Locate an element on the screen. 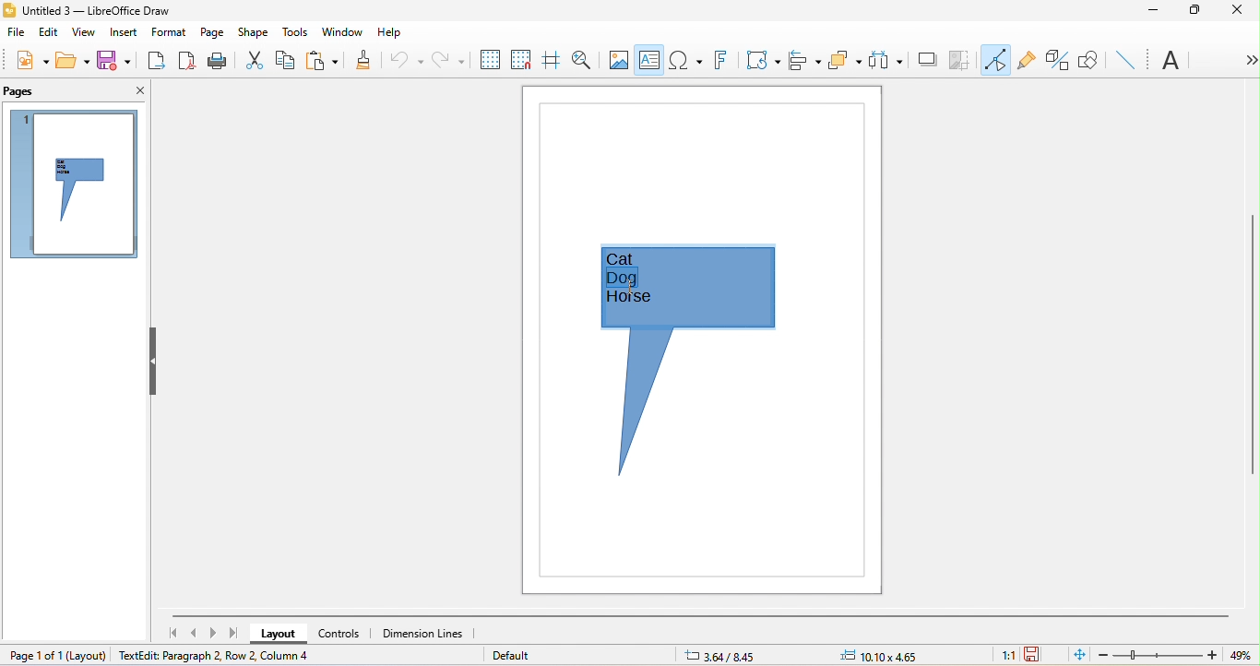 This screenshot has width=1260, height=666. gluepoint function is located at coordinates (1026, 63).